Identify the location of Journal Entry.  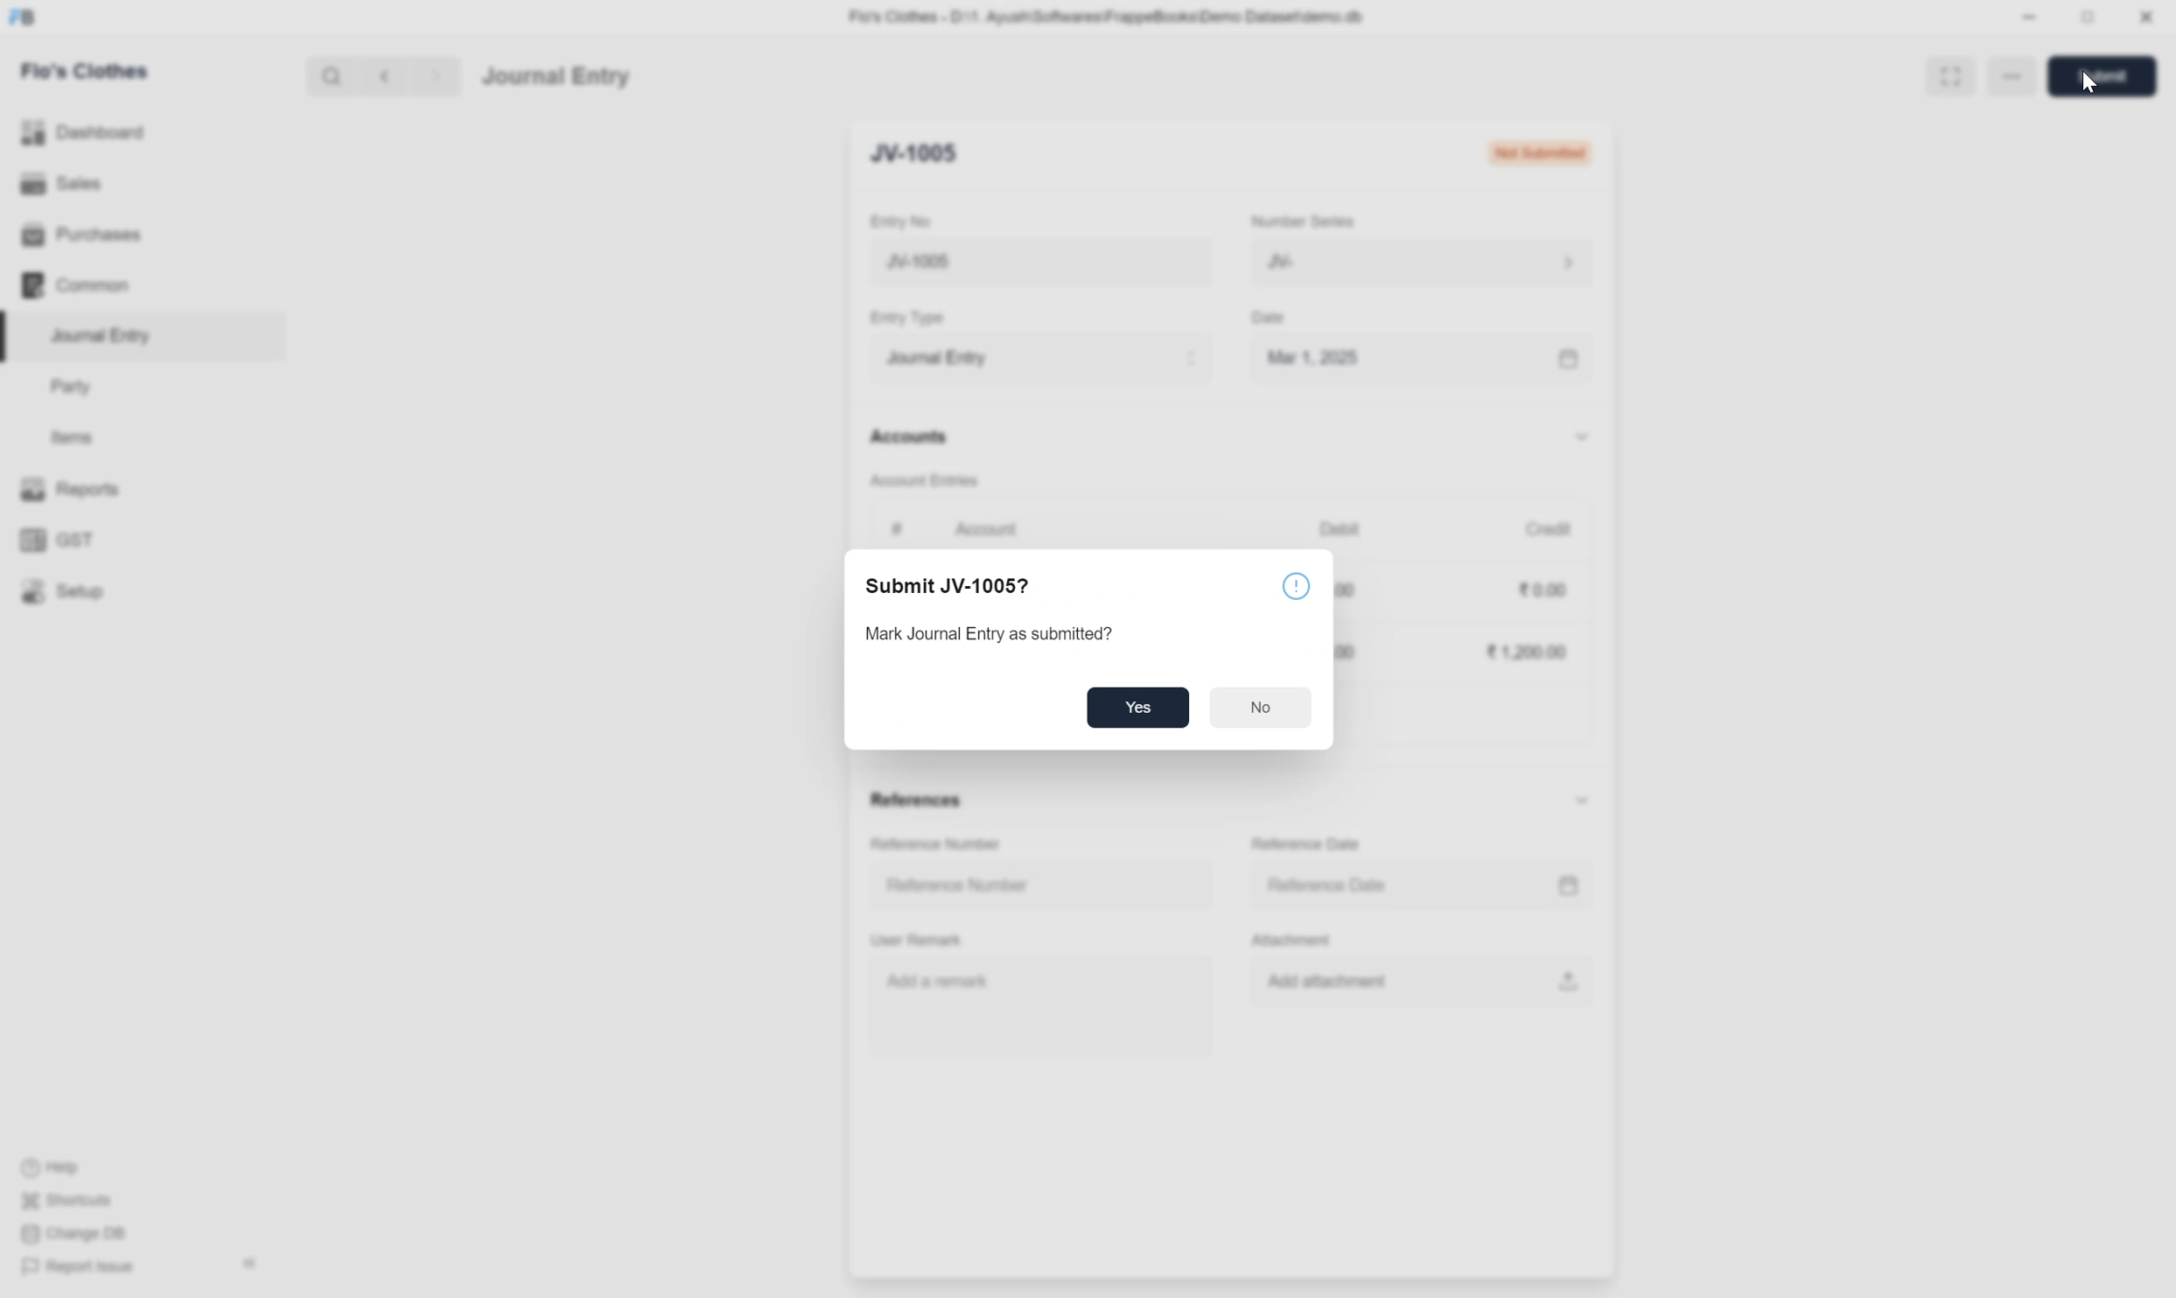
(108, 335).